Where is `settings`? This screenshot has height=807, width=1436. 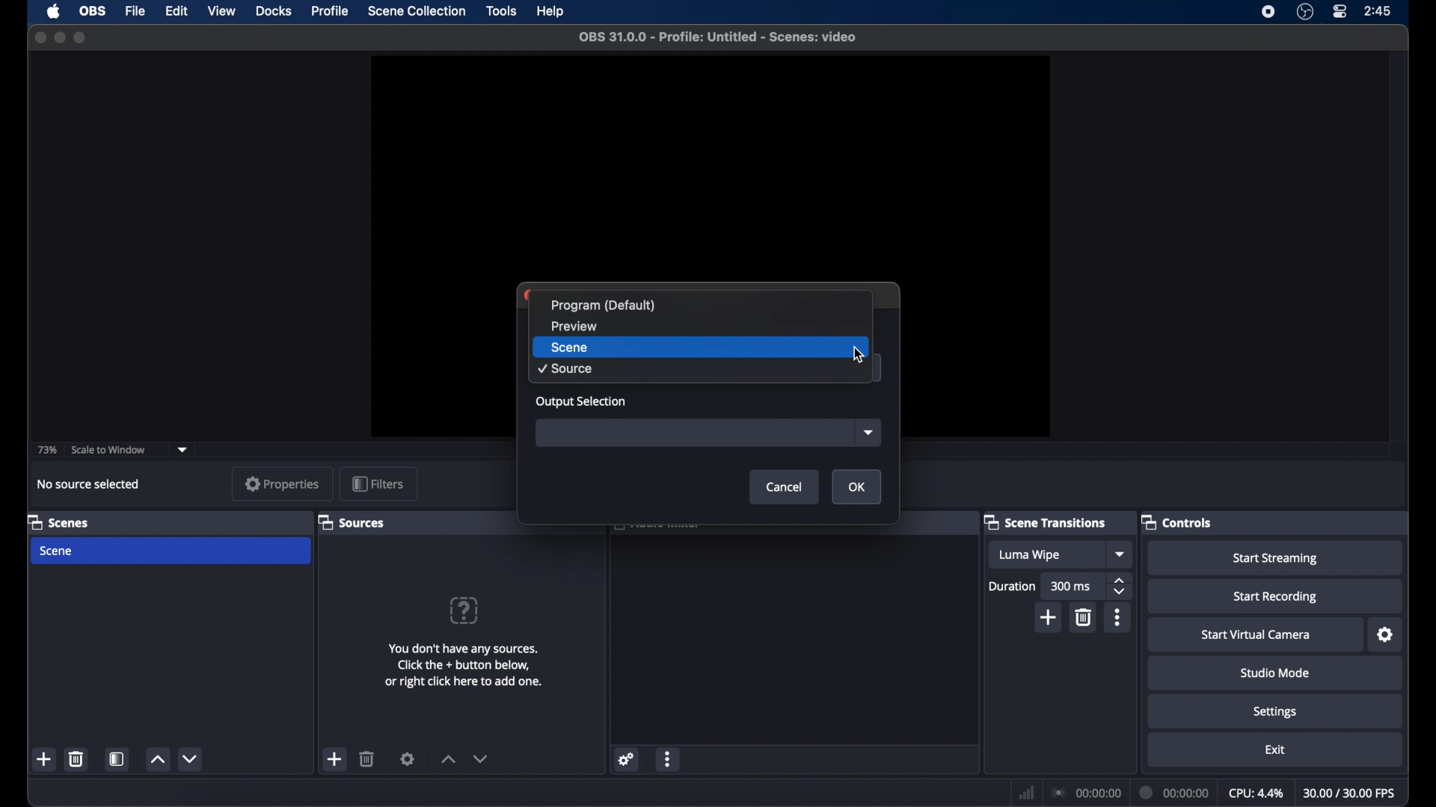
settings is located at coordinates (1275, 712).